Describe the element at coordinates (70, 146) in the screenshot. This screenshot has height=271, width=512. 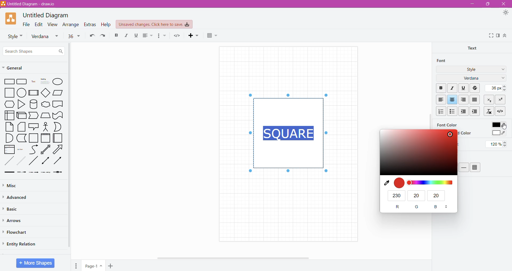
I see `Vertical Scroll Bar` at that location.